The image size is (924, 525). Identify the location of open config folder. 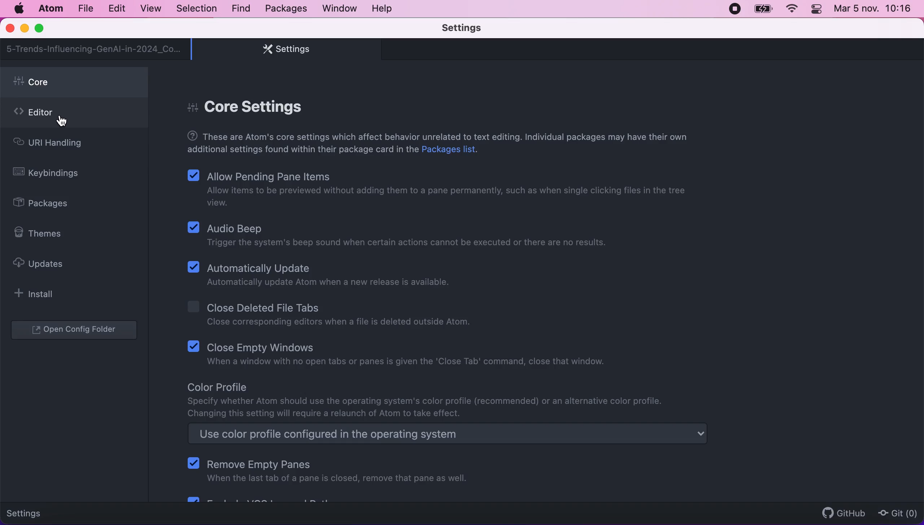
(76, 331).